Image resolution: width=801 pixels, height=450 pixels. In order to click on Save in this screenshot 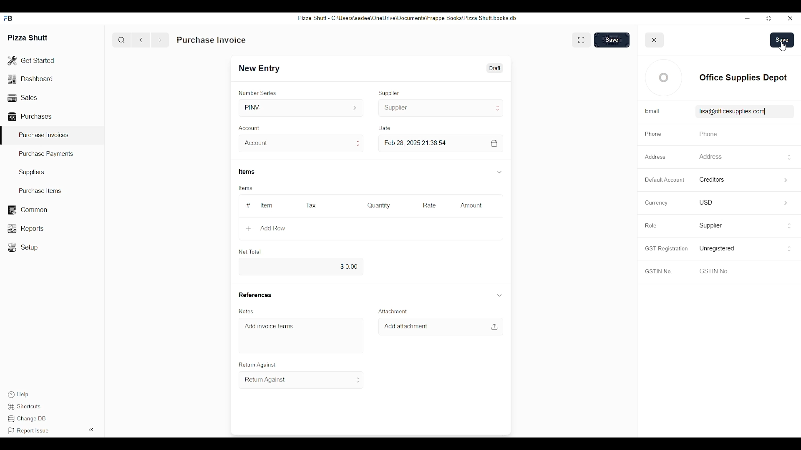, I will do `click(782, 40)`.